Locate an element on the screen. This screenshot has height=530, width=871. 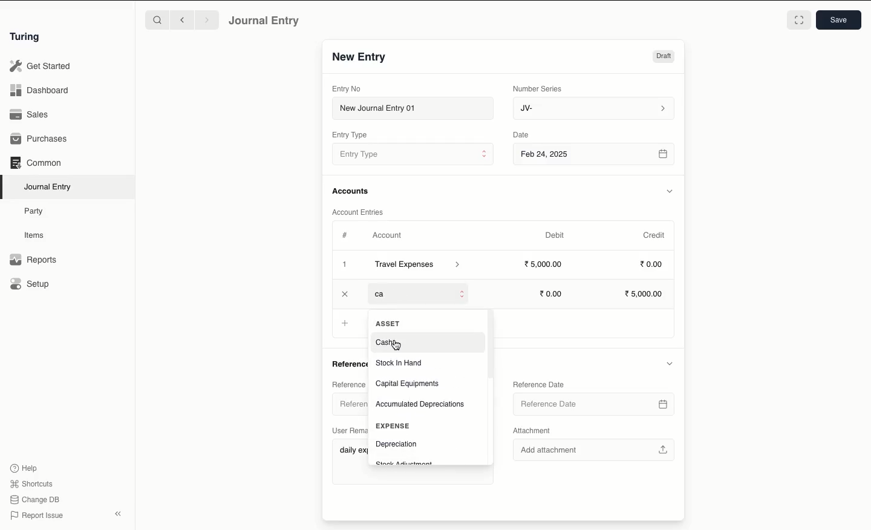
Items is located at coordinates (34, 235).